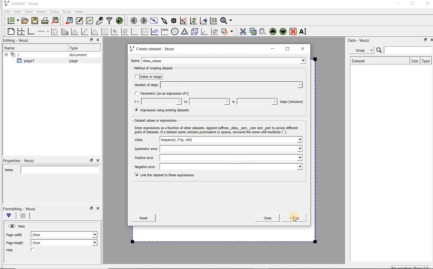  What do you see at coordinates (304, 48) in the screenshot?
I see `close` at bounding box center [304, 48].